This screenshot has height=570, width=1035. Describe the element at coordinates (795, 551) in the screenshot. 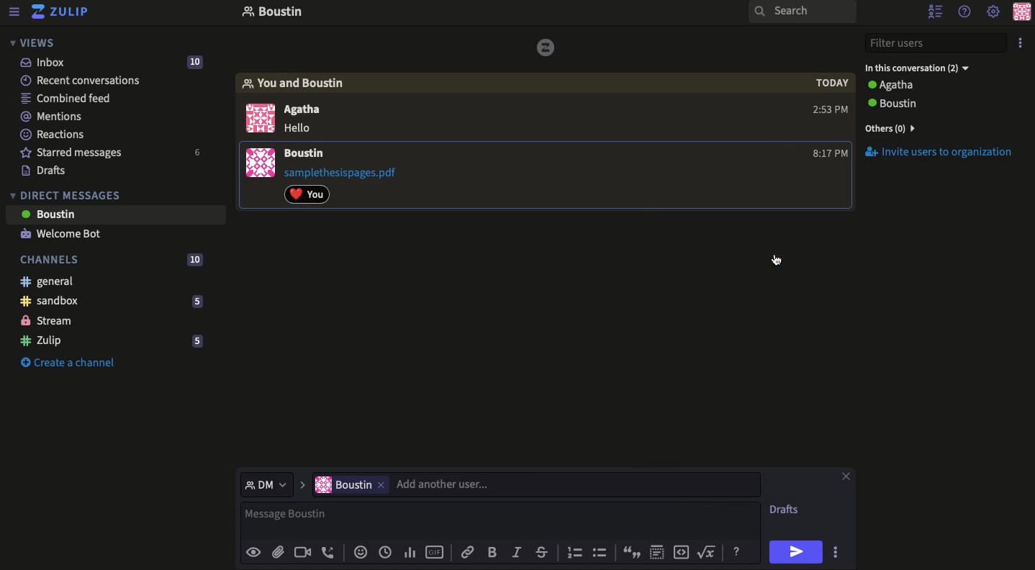

I see `Send` at that location.